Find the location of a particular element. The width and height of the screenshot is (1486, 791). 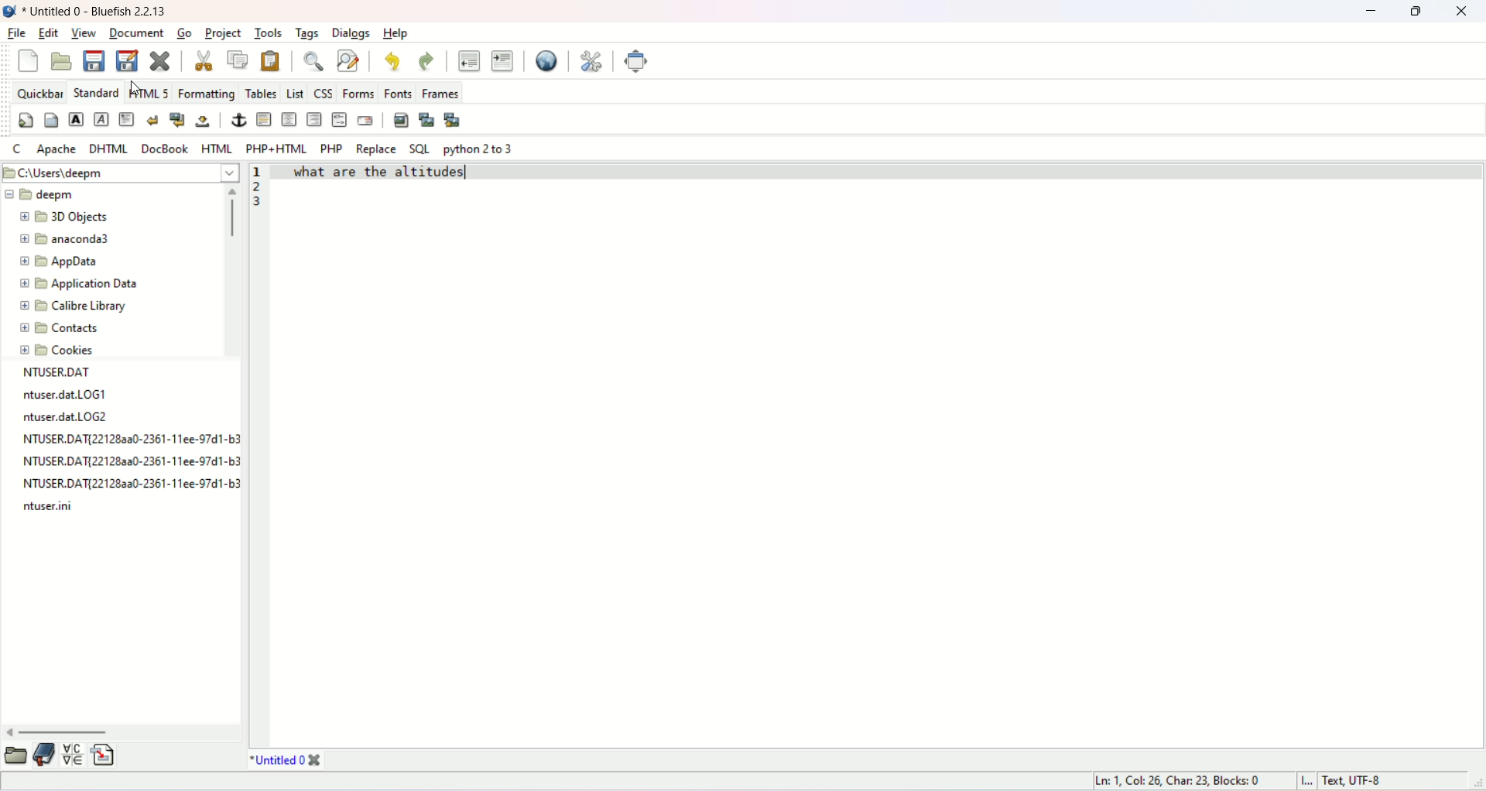

line number is located at coordinates (260, 186).